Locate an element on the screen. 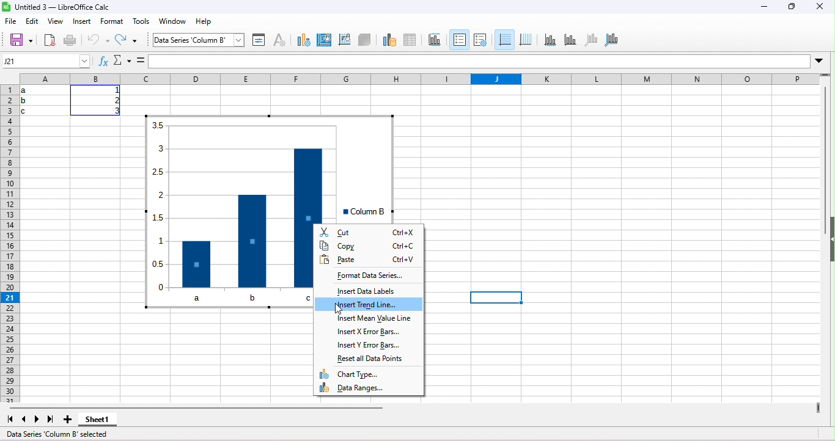 This screenshot has width=835, height=441. window is located at coordinates (175, 23).